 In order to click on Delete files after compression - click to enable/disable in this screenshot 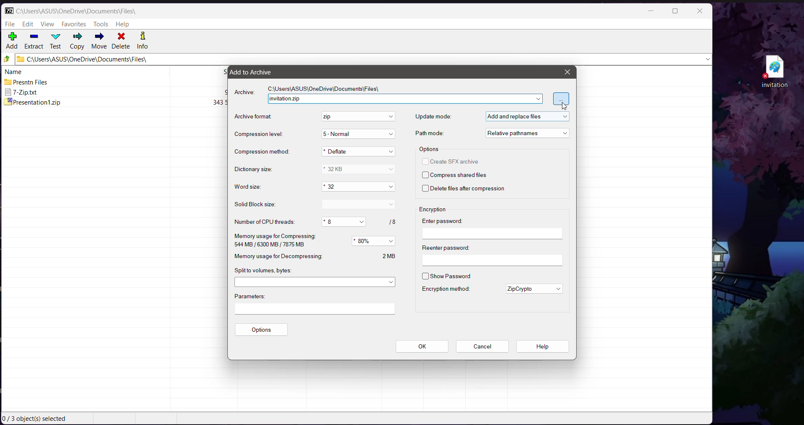, I will do `click(466, 189)`.